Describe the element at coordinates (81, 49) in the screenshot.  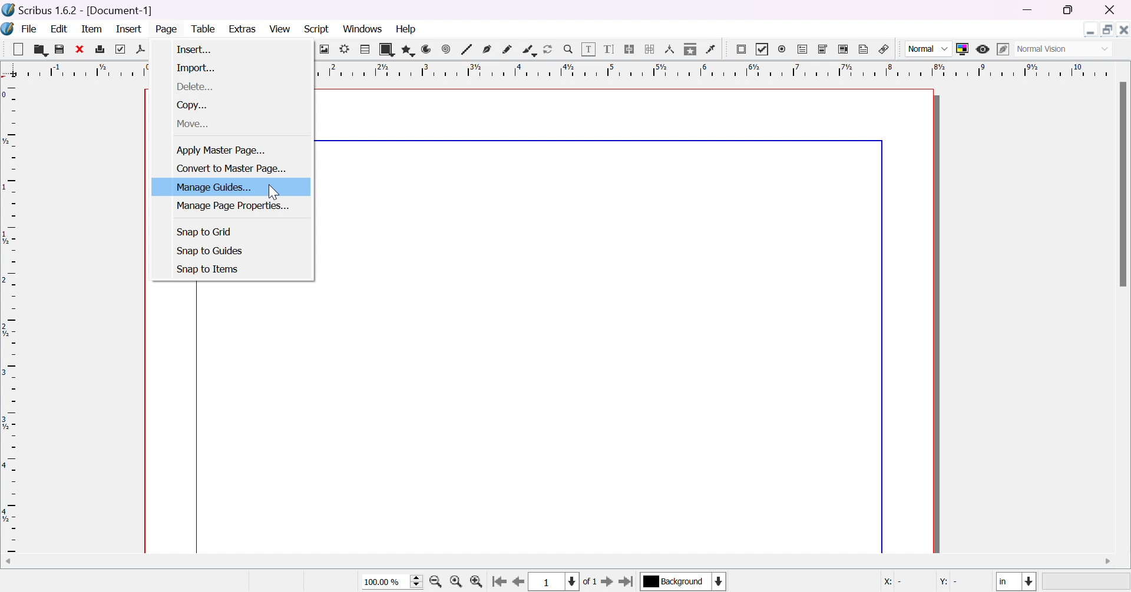
I see `close` at that location.